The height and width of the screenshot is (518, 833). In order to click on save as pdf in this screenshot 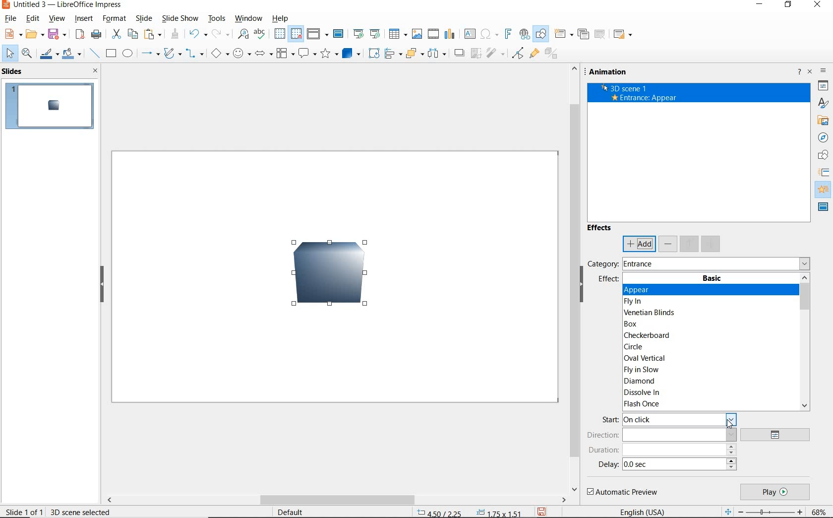, I will do `click(79, 34)`.